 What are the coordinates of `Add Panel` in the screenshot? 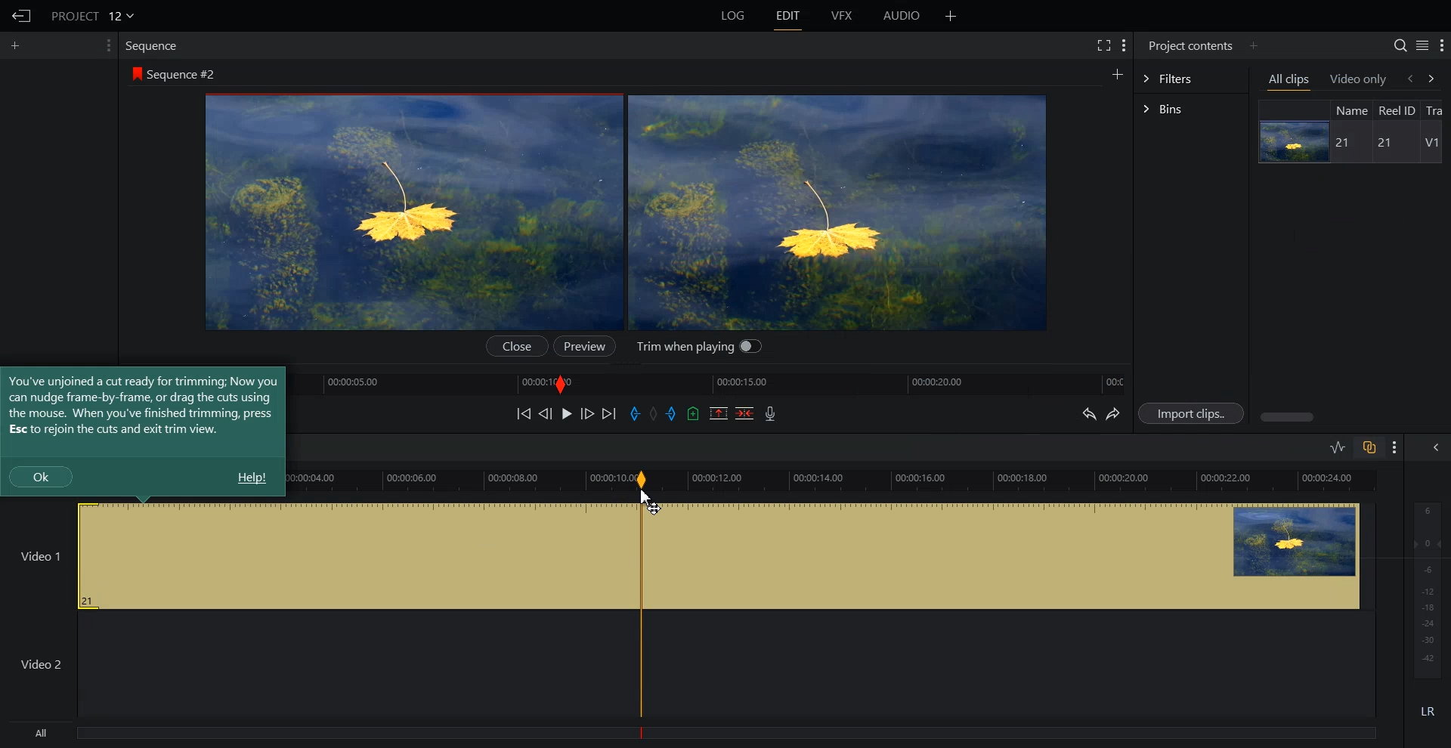 It's located at (951, 15).